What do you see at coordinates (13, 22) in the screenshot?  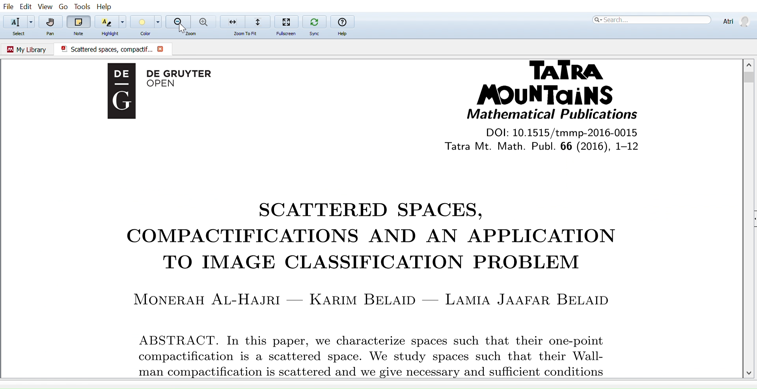 I see `Select text` at bounding box center [13, 22].